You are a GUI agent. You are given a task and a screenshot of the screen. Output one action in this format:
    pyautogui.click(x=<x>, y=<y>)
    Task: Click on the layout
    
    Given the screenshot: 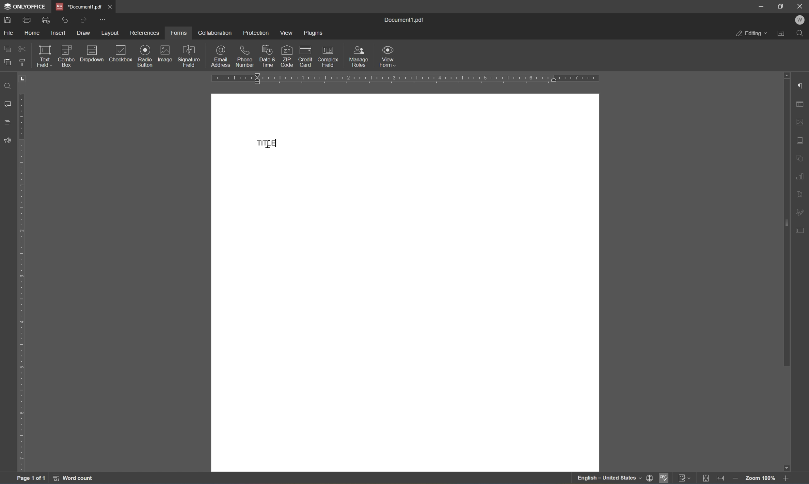 What is the action you would take?
    pyautogui.click(x=109, y=34)
    